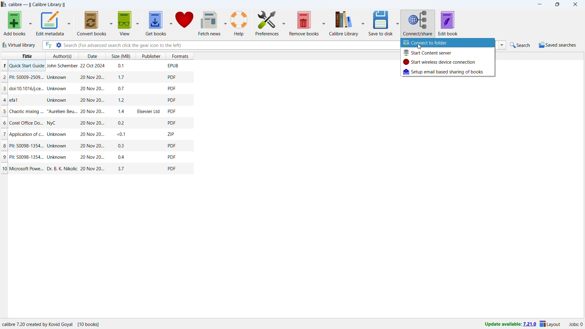 This screenshot has height=329, width=585. What do you see at coordinates (363, 23) in the screenshot?
I see `calibre library options` at bounding box center [363, 23].